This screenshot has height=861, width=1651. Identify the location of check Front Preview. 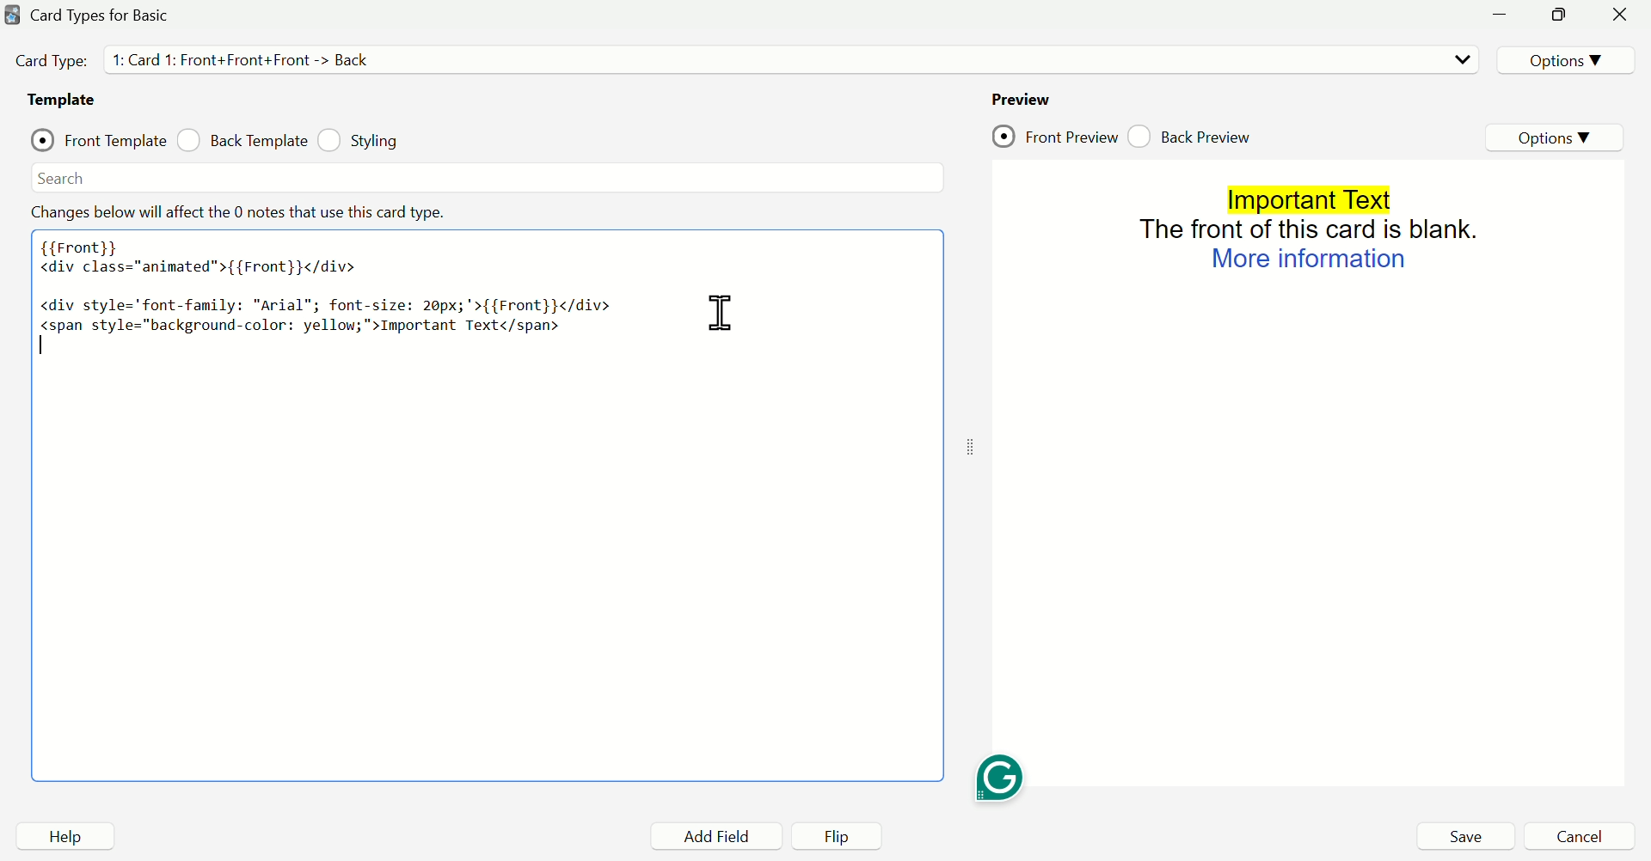
(1055, 133).